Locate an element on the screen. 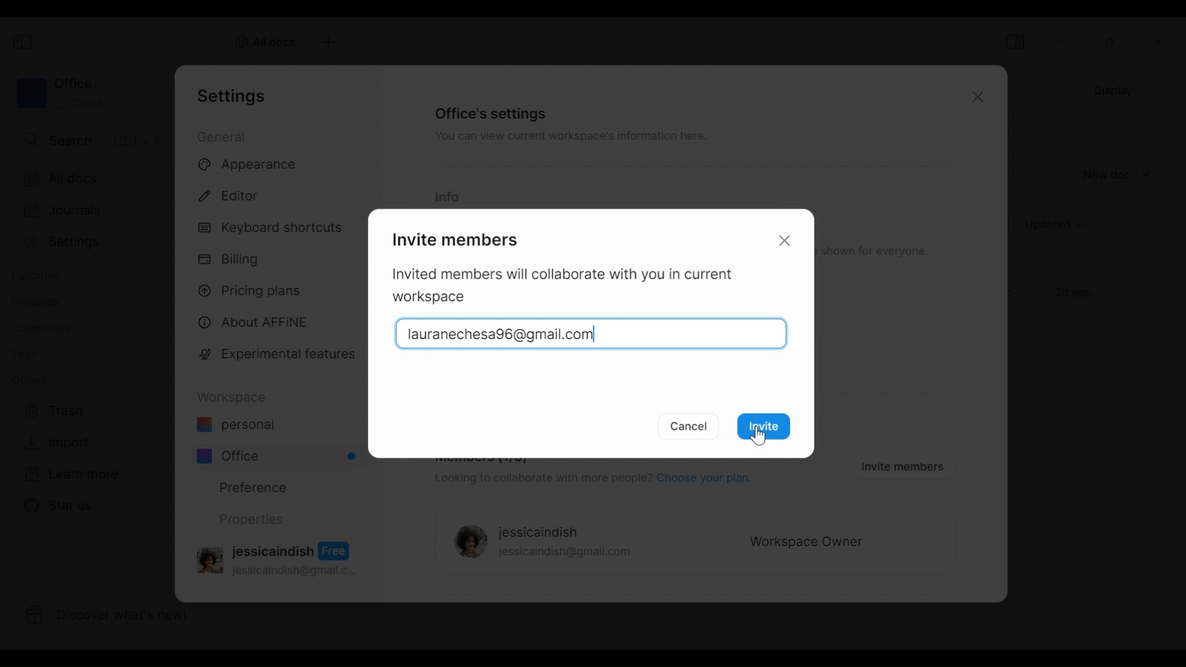 The width and height of the screenshot is (1186, 667). Experimental features is located at coordinates (280, 356).